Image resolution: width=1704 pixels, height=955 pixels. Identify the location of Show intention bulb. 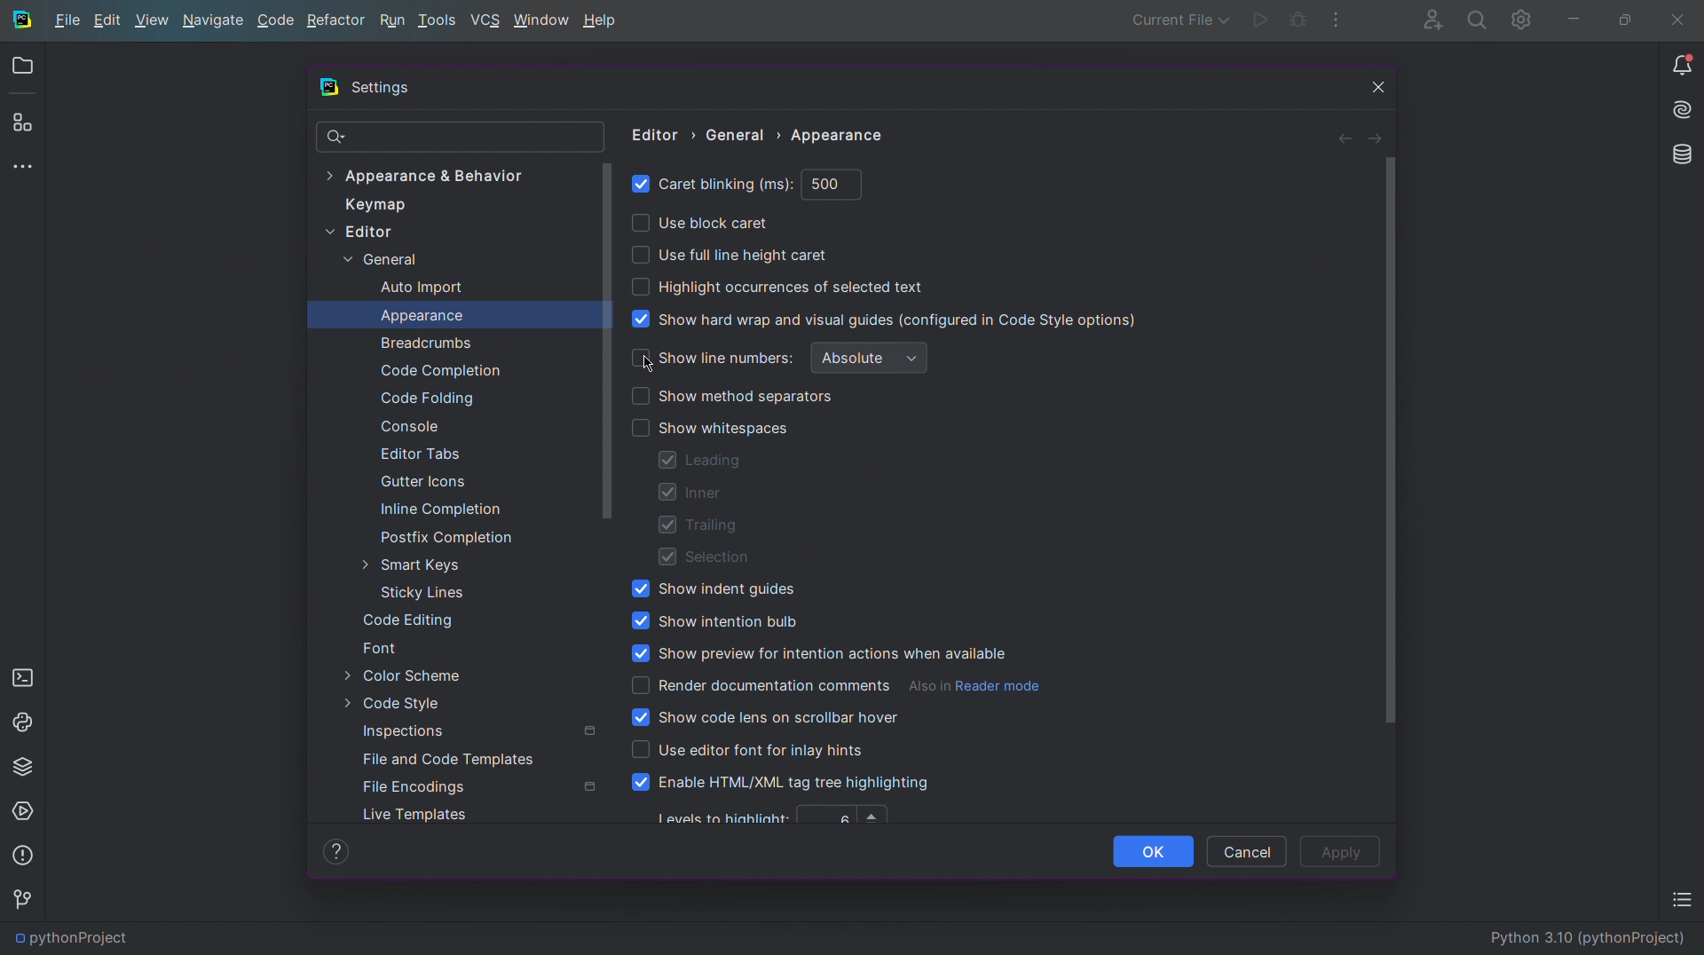
(715, 620).